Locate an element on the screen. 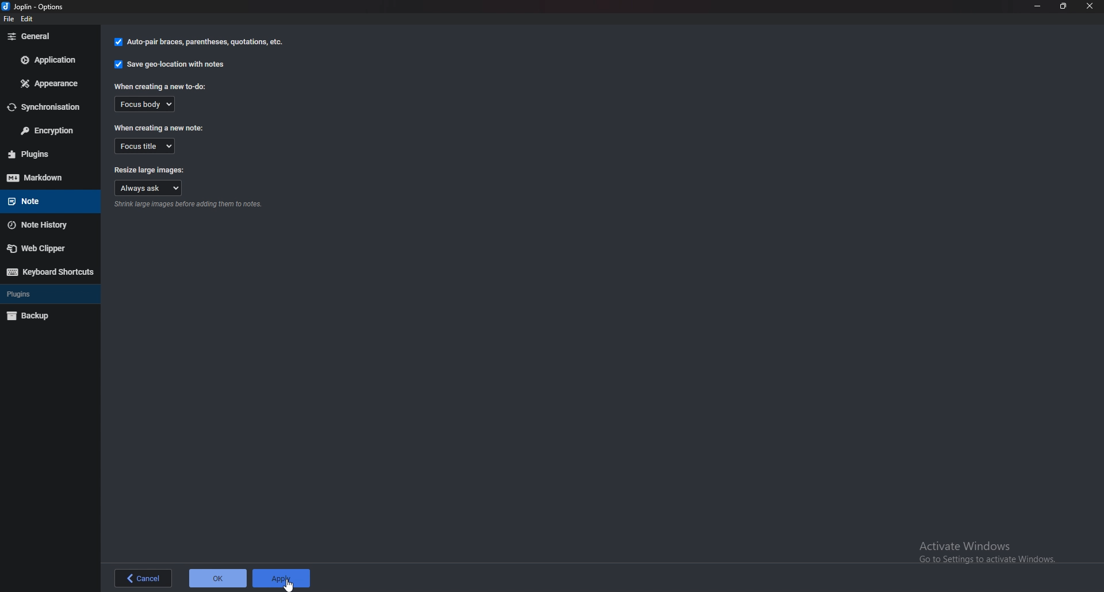 The height and width of the screenshot is (592, 1104). save geo location with notes is located at coordinates (171, 64).